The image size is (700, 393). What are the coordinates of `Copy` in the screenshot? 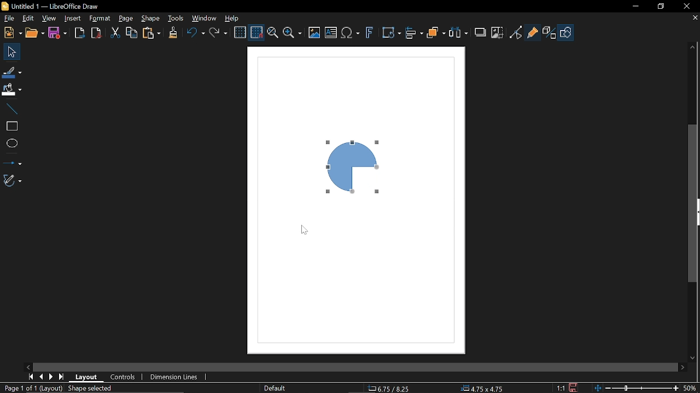 It's located at (132, 32).